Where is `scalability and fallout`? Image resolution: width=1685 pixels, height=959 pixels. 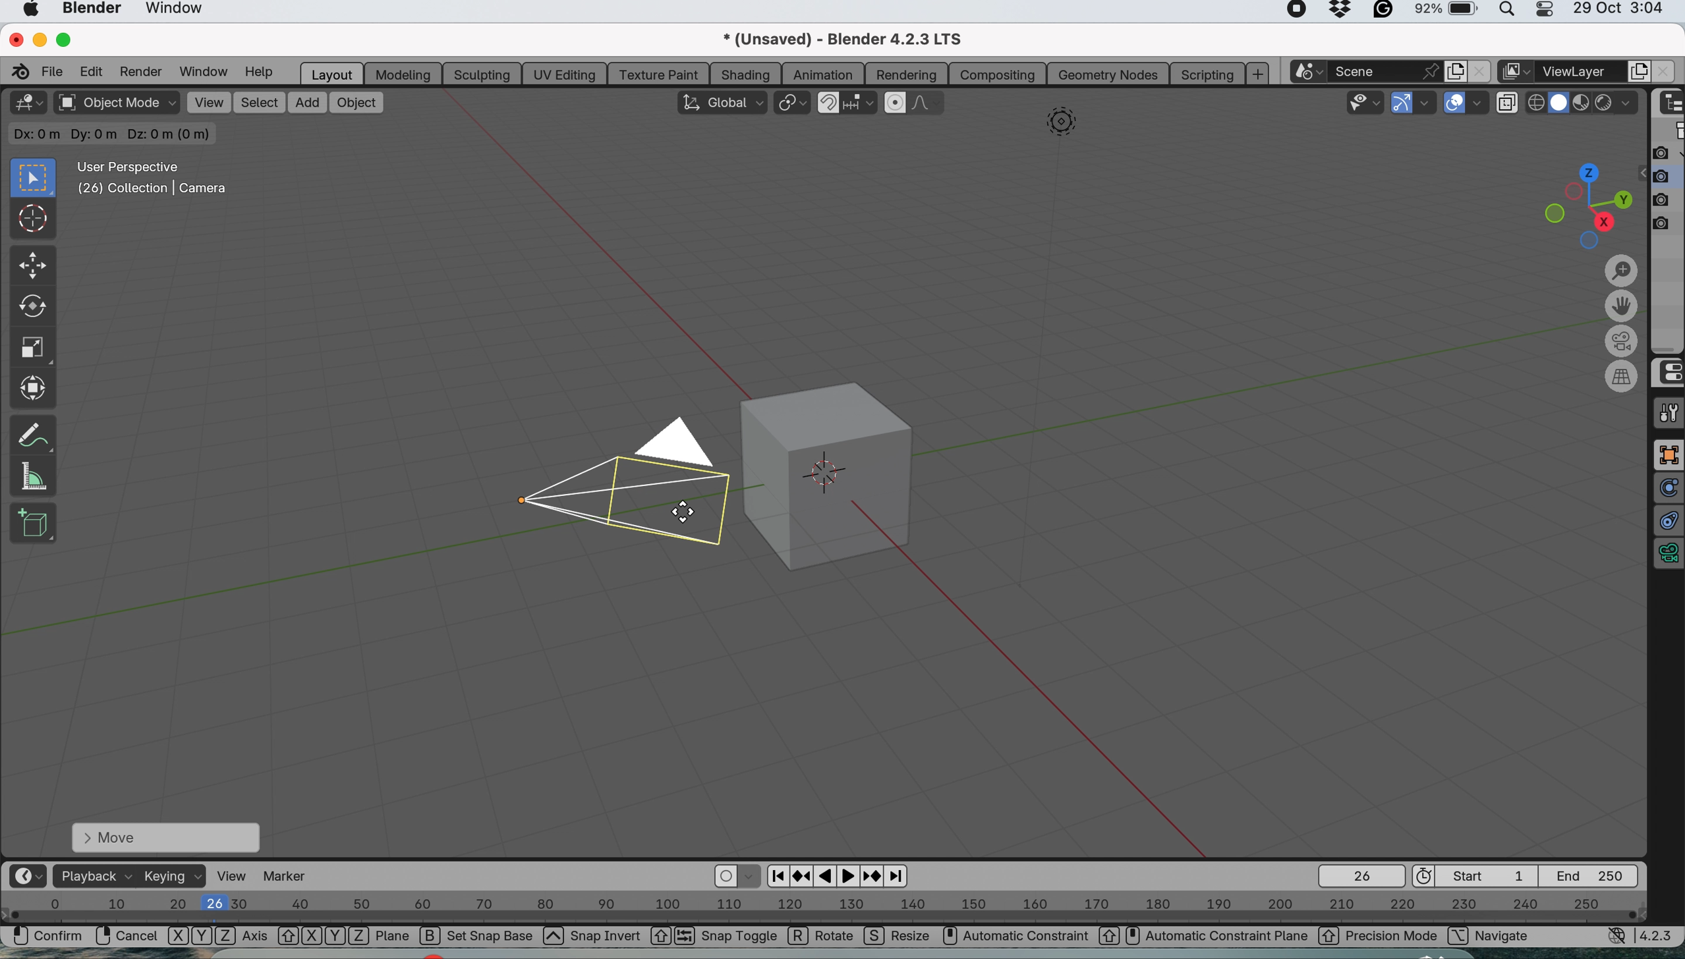
scalability and fallout is located at coordinates (1367, 102).